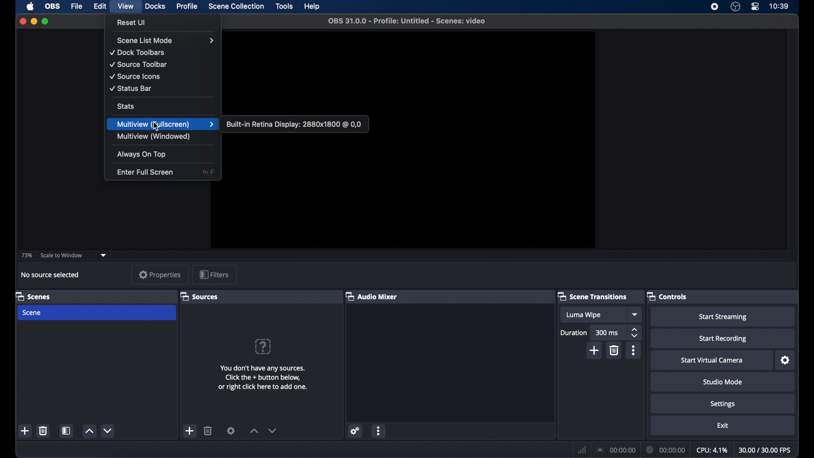 This screenshot has width=814, height=458. I want to click on stepper buttons, so click(636, 333).